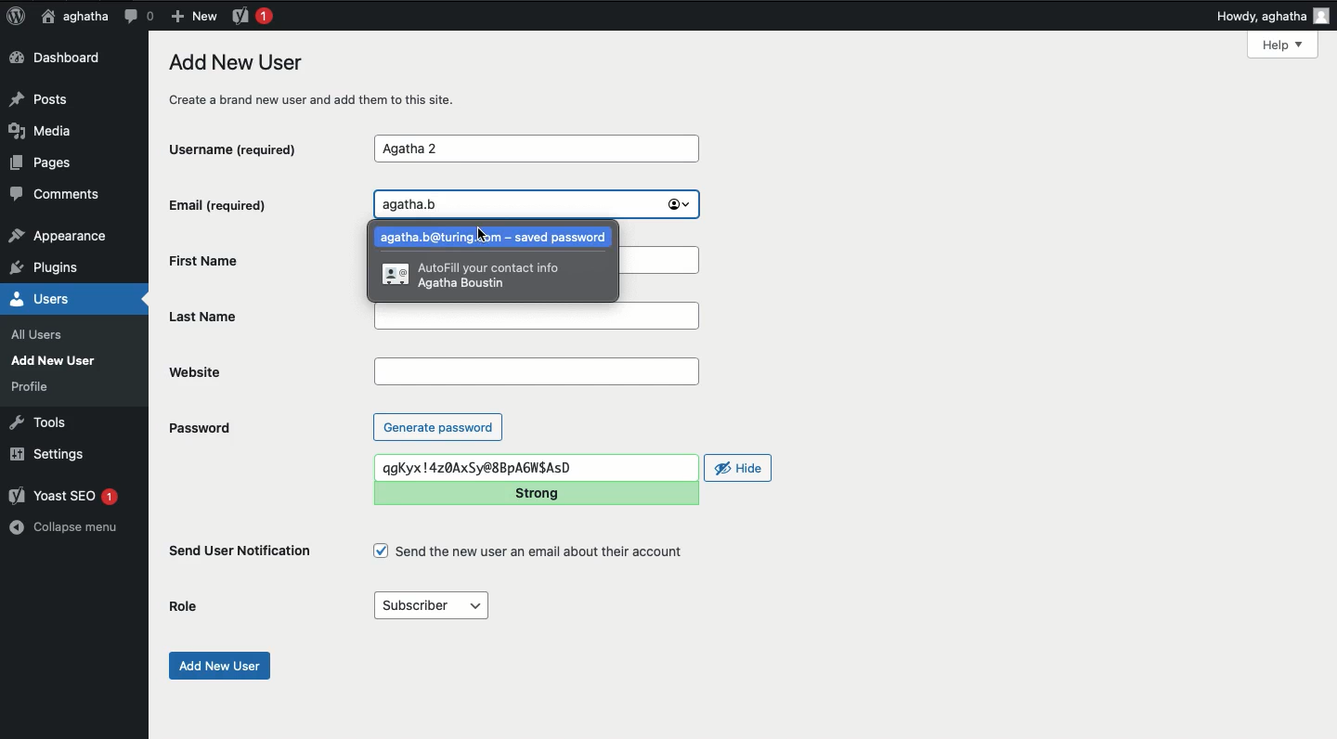  What do you see at coordinates (251, 15) in the screenshot?
I see `Yoast` at bounding box center [251, 15].